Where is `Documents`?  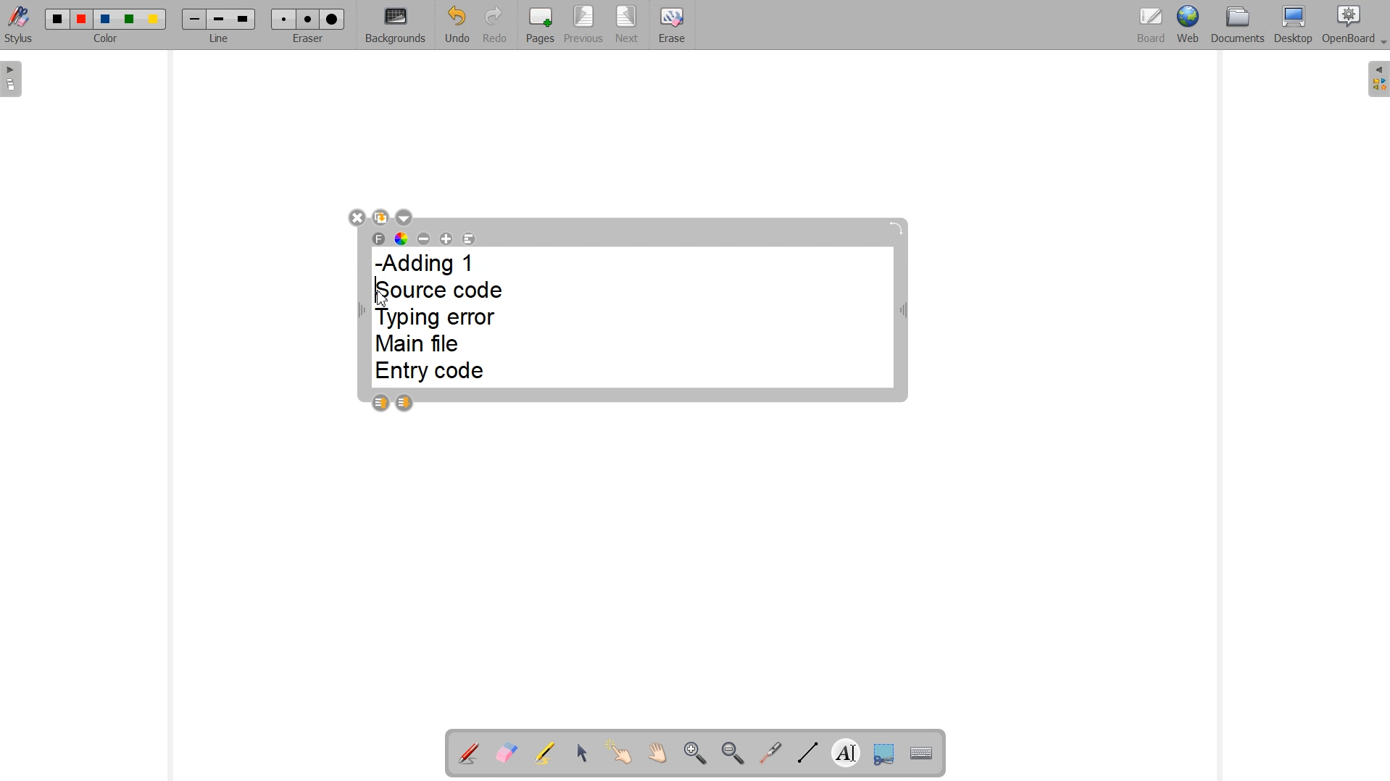
Documents is located at coordinates (1238, 26).